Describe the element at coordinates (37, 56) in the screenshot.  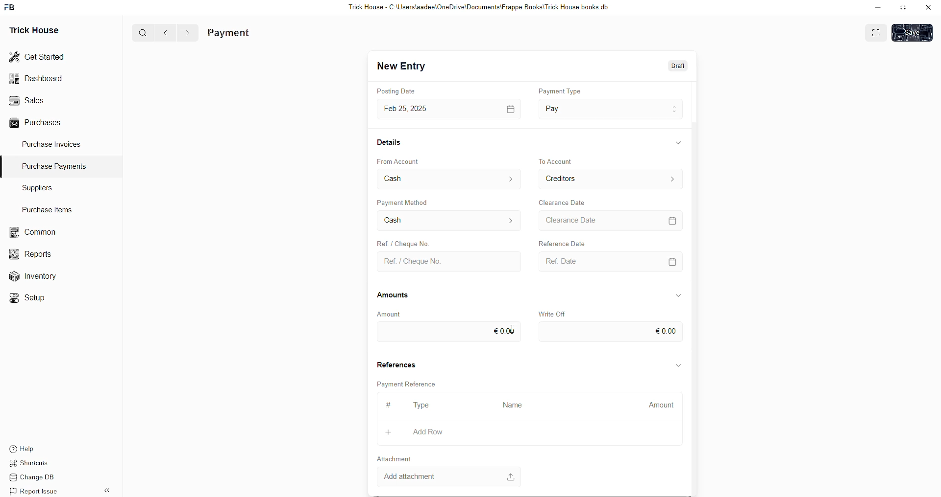
I see ` Get Started` at that location.